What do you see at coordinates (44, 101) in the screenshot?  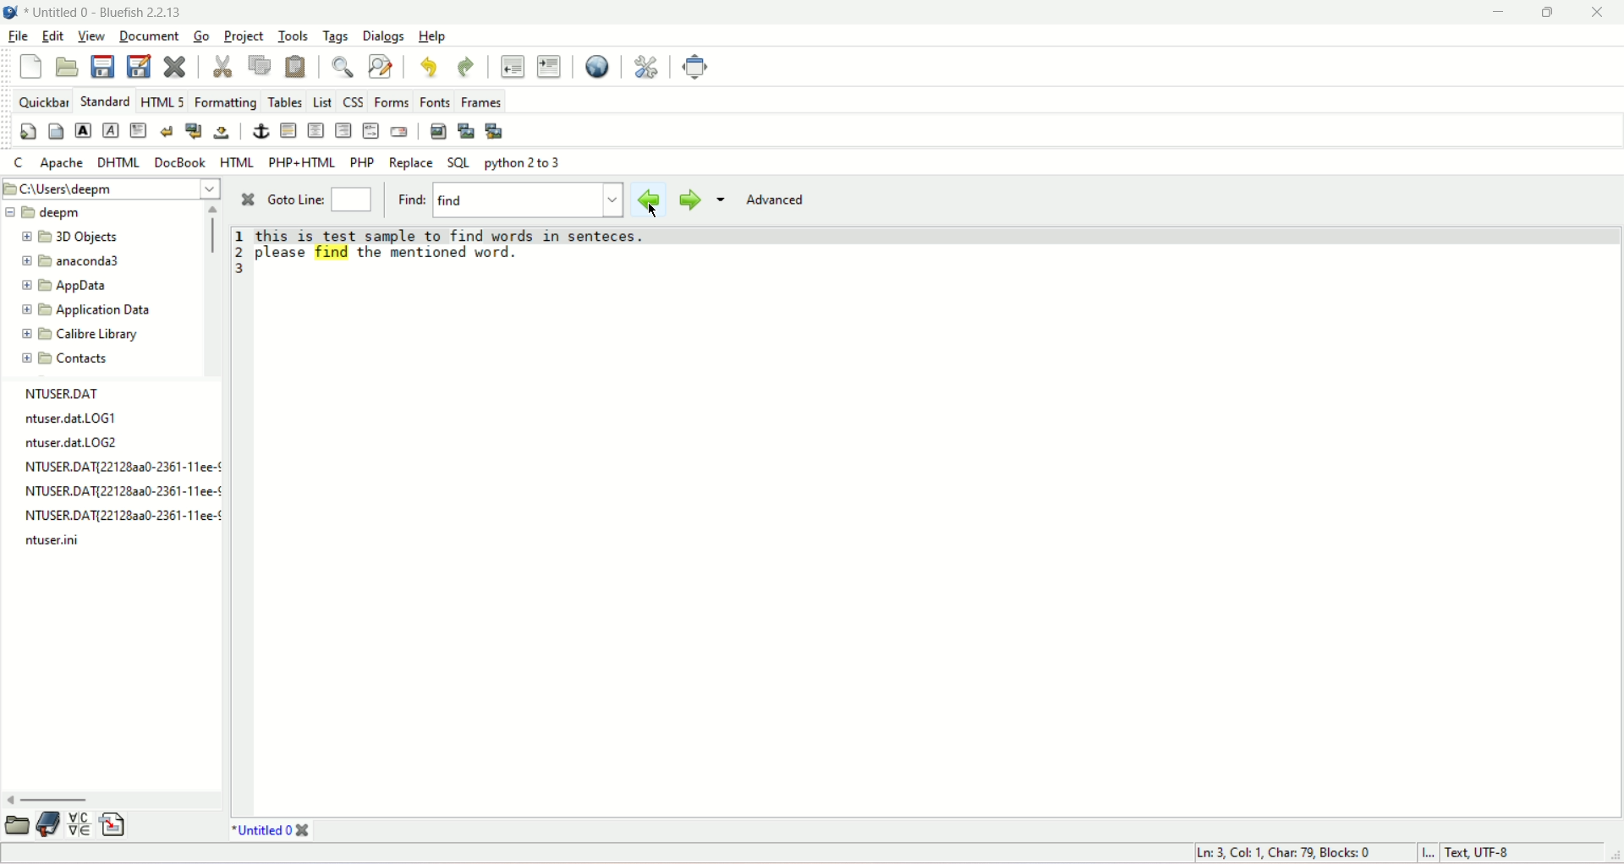 I see `quickbar` at bounding box center [44, 101].